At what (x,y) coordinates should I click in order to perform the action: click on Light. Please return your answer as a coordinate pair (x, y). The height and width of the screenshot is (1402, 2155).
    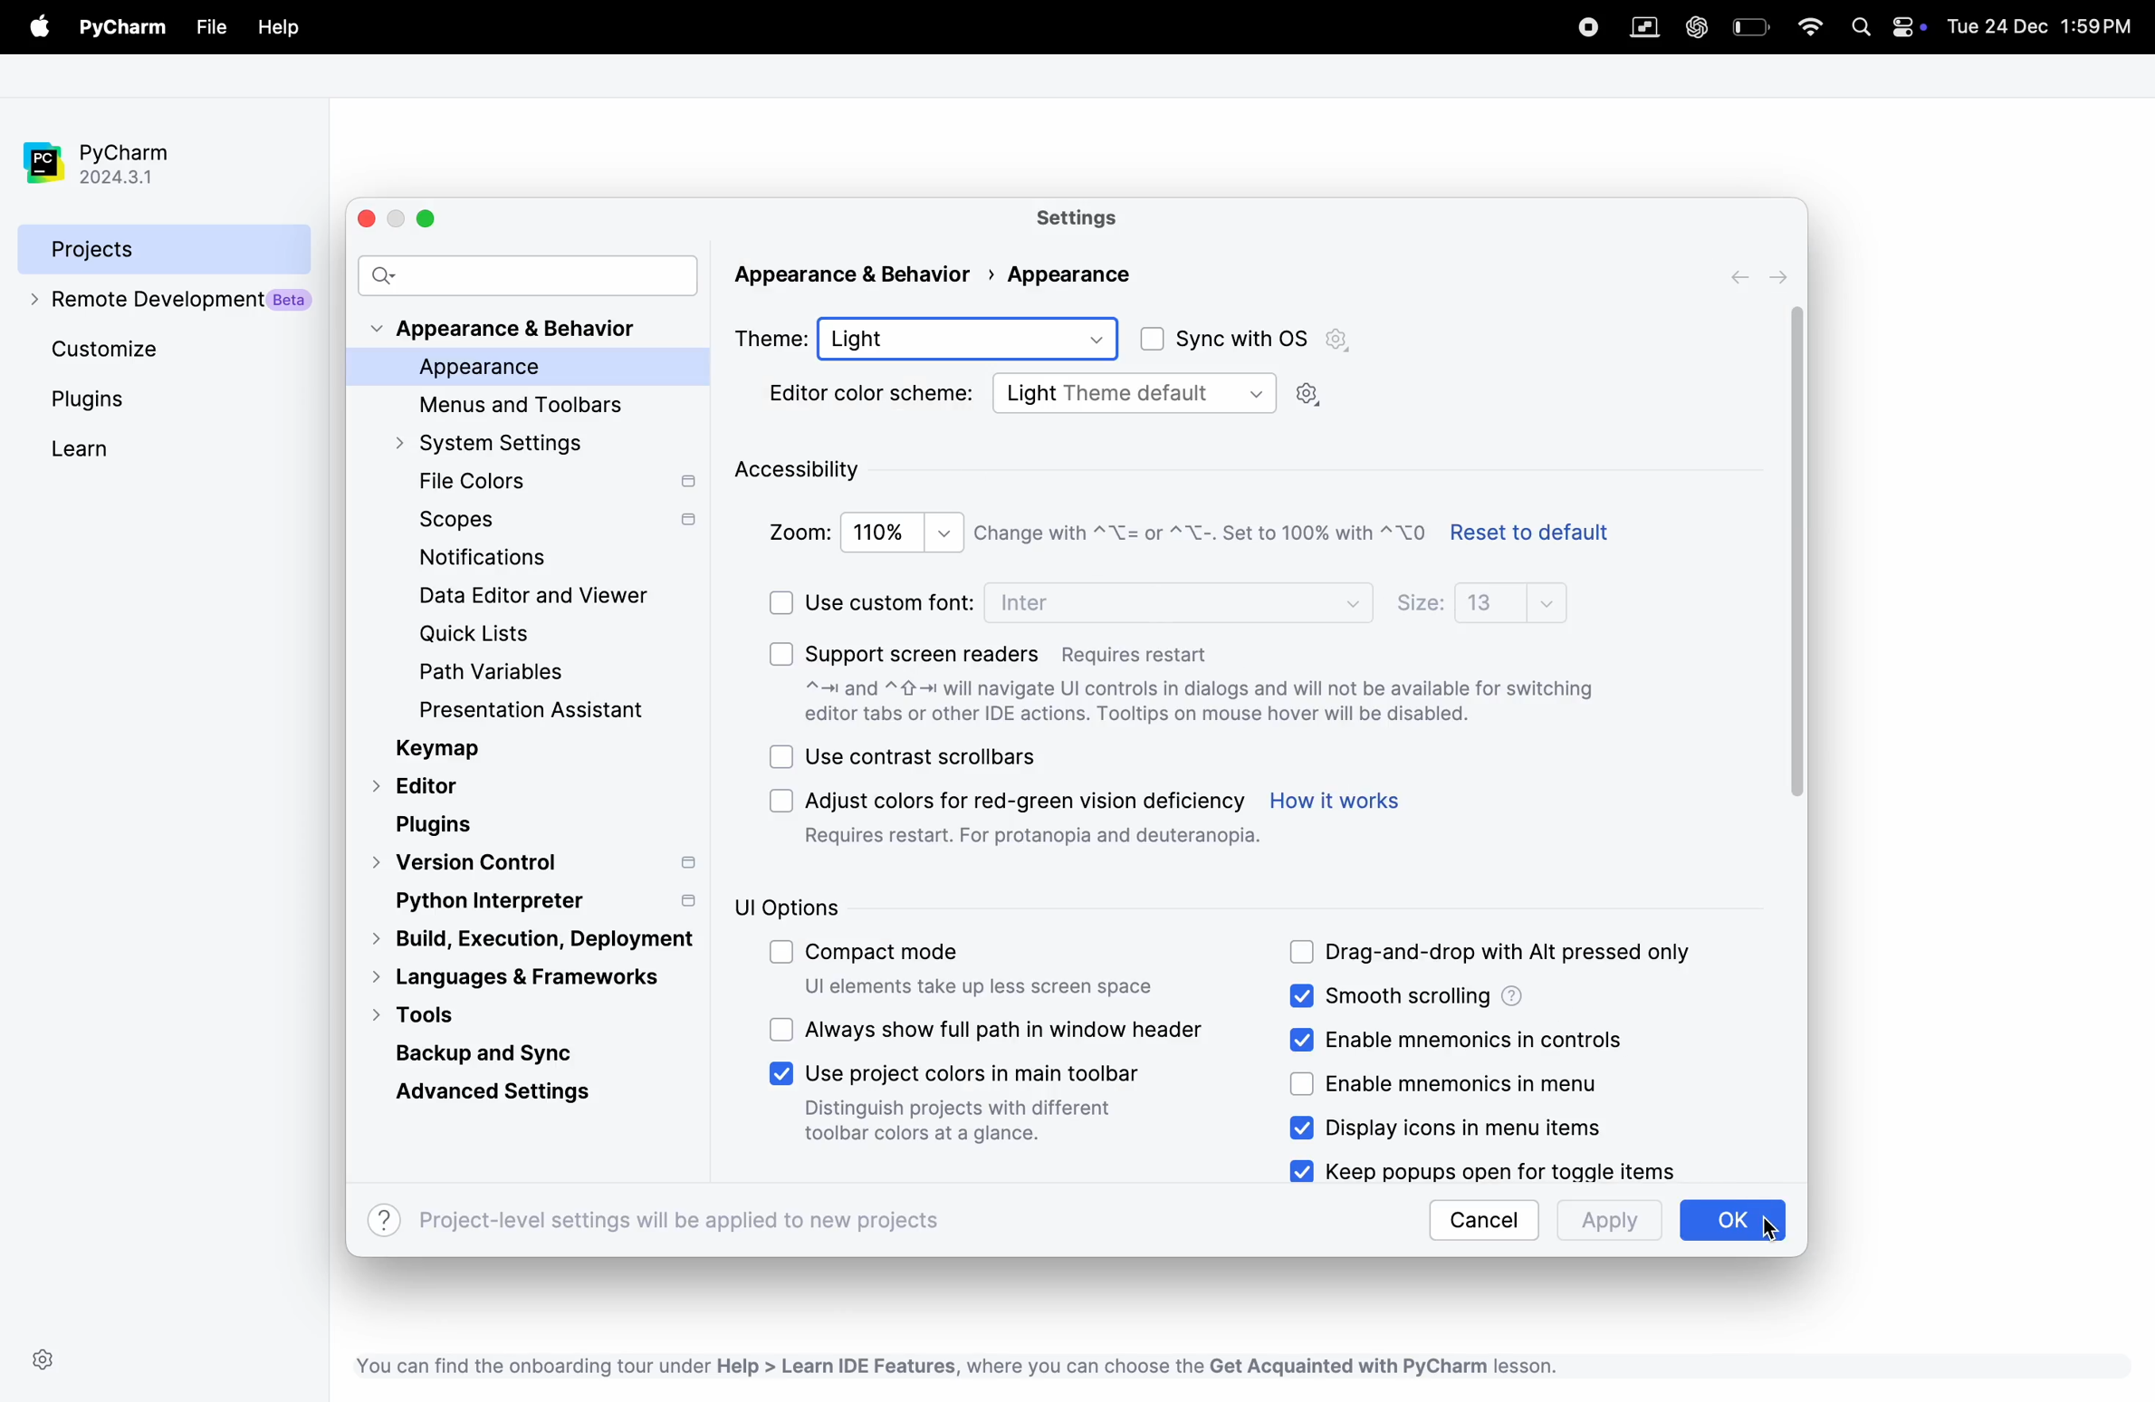
    Looking at the image, I should click on (980, 337).